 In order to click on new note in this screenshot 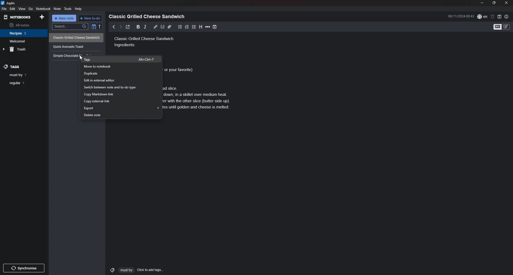, I will do `click(65, 19)`.